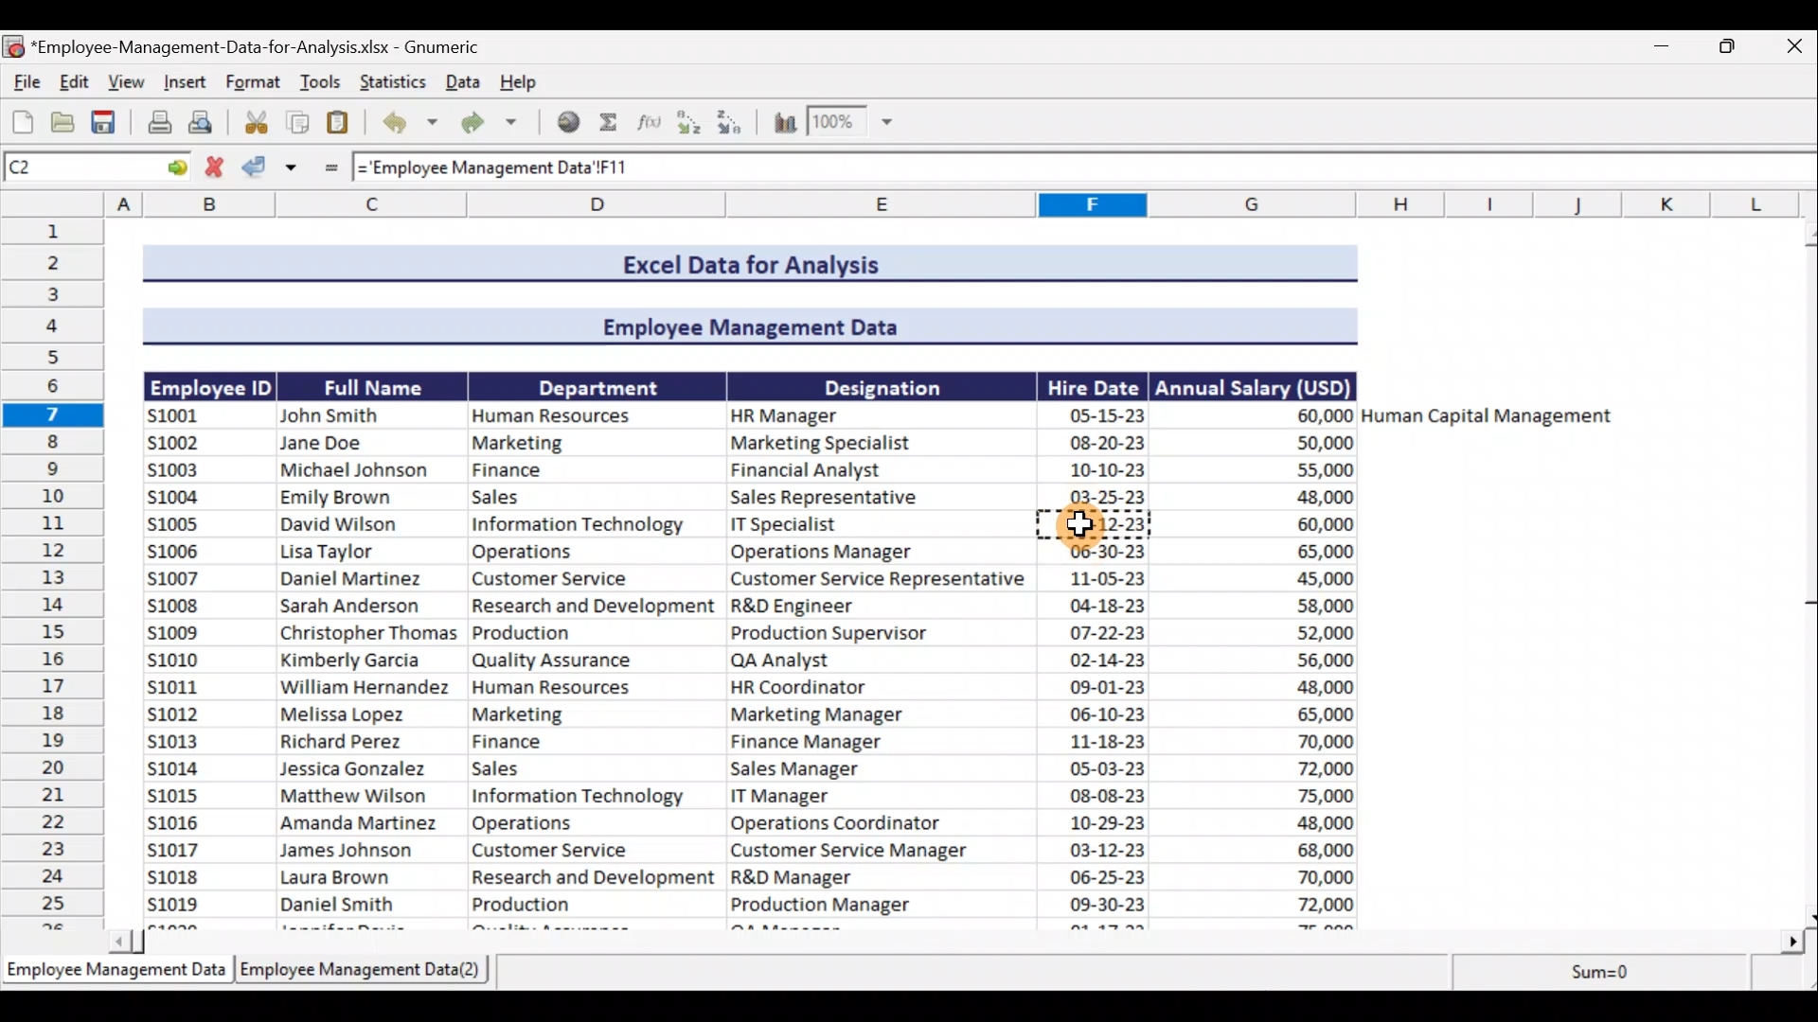  I want to click on Create a new workbook, so click(21, 122).